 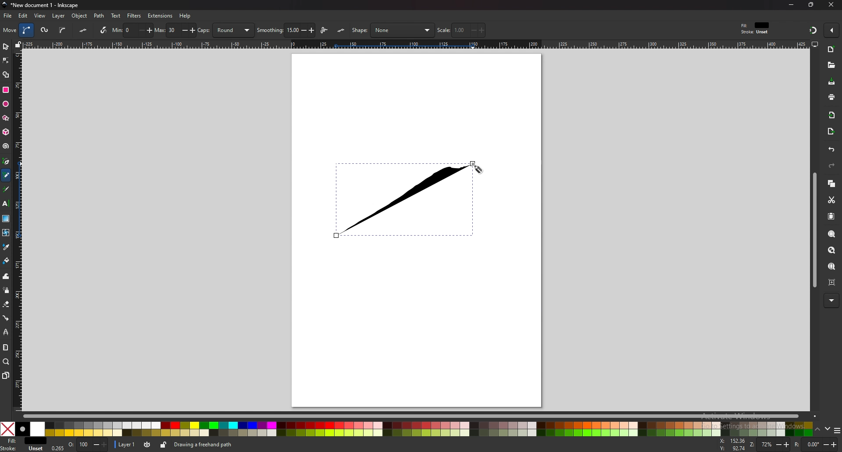 I want to click on Freehand path, so click(x=403, y=200).